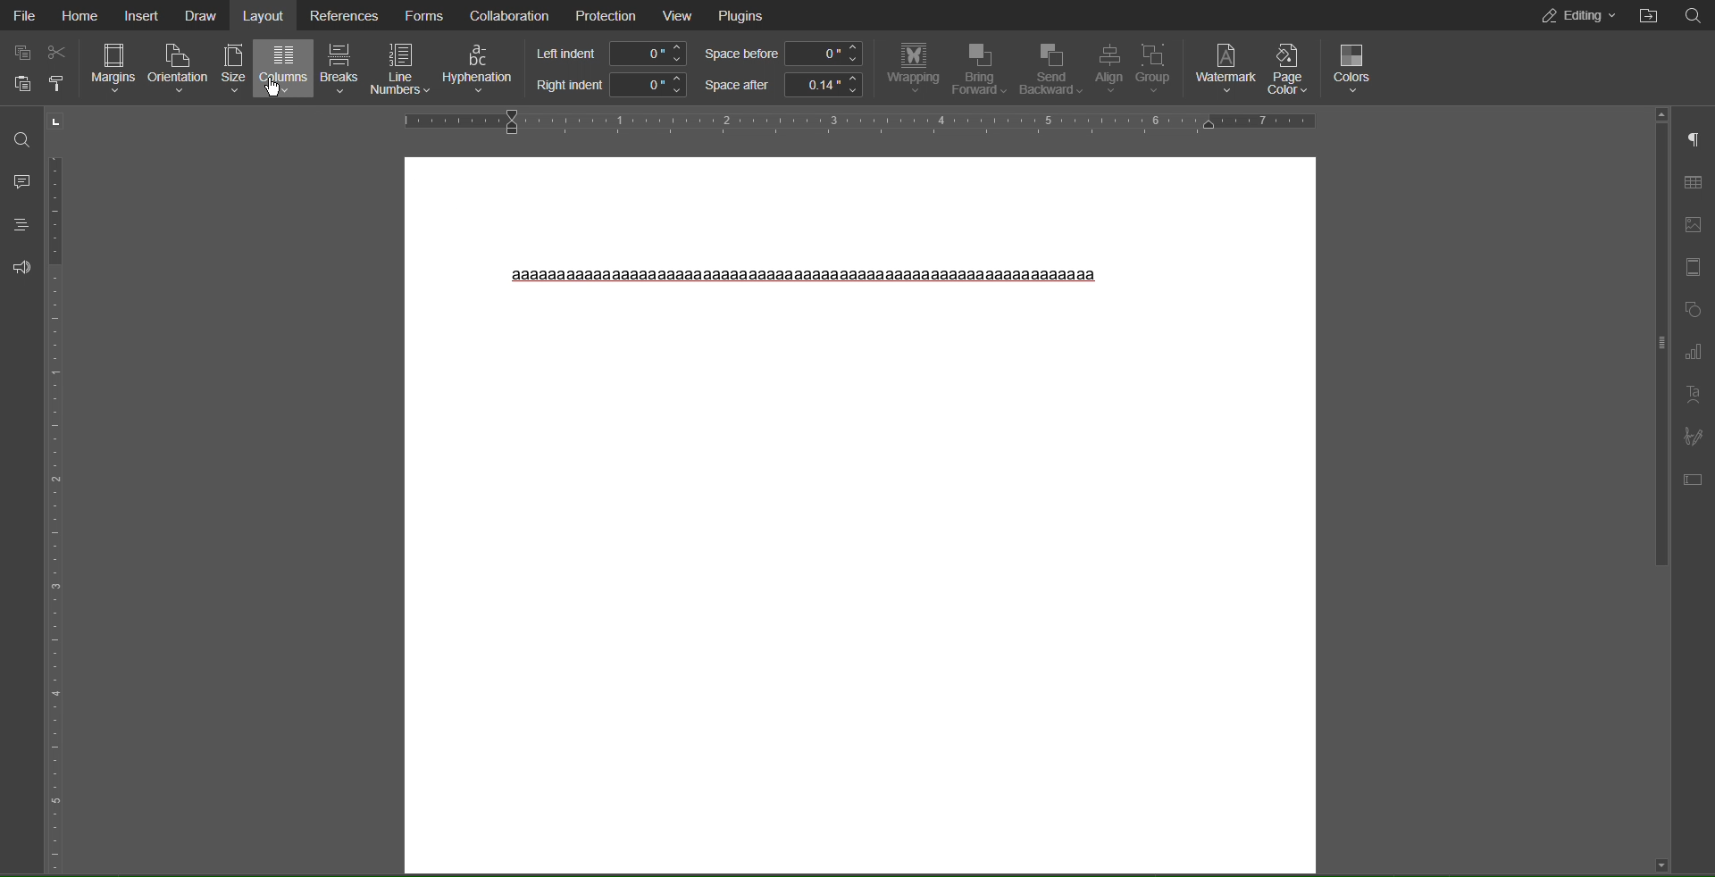 The width and height of the screenshot is (1715, 877). What do you see at coordinates (1694, 434) in the screenshot?
I see `Signature` at bounding box center [1694, 434].